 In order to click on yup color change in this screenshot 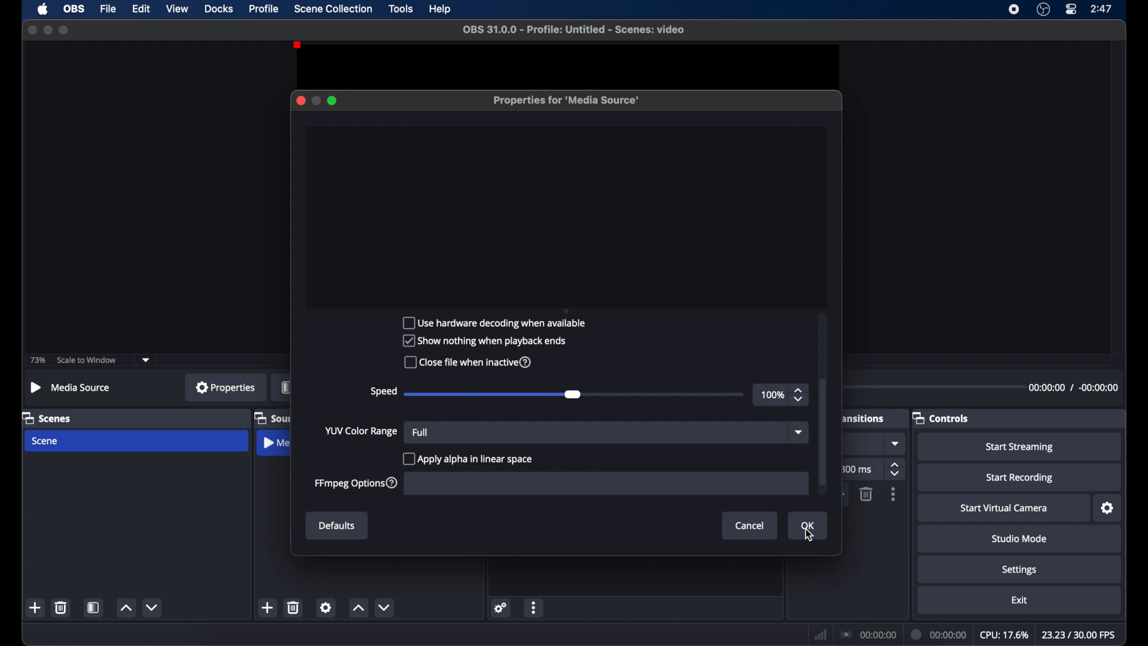, I will do `click(360, 431)`.